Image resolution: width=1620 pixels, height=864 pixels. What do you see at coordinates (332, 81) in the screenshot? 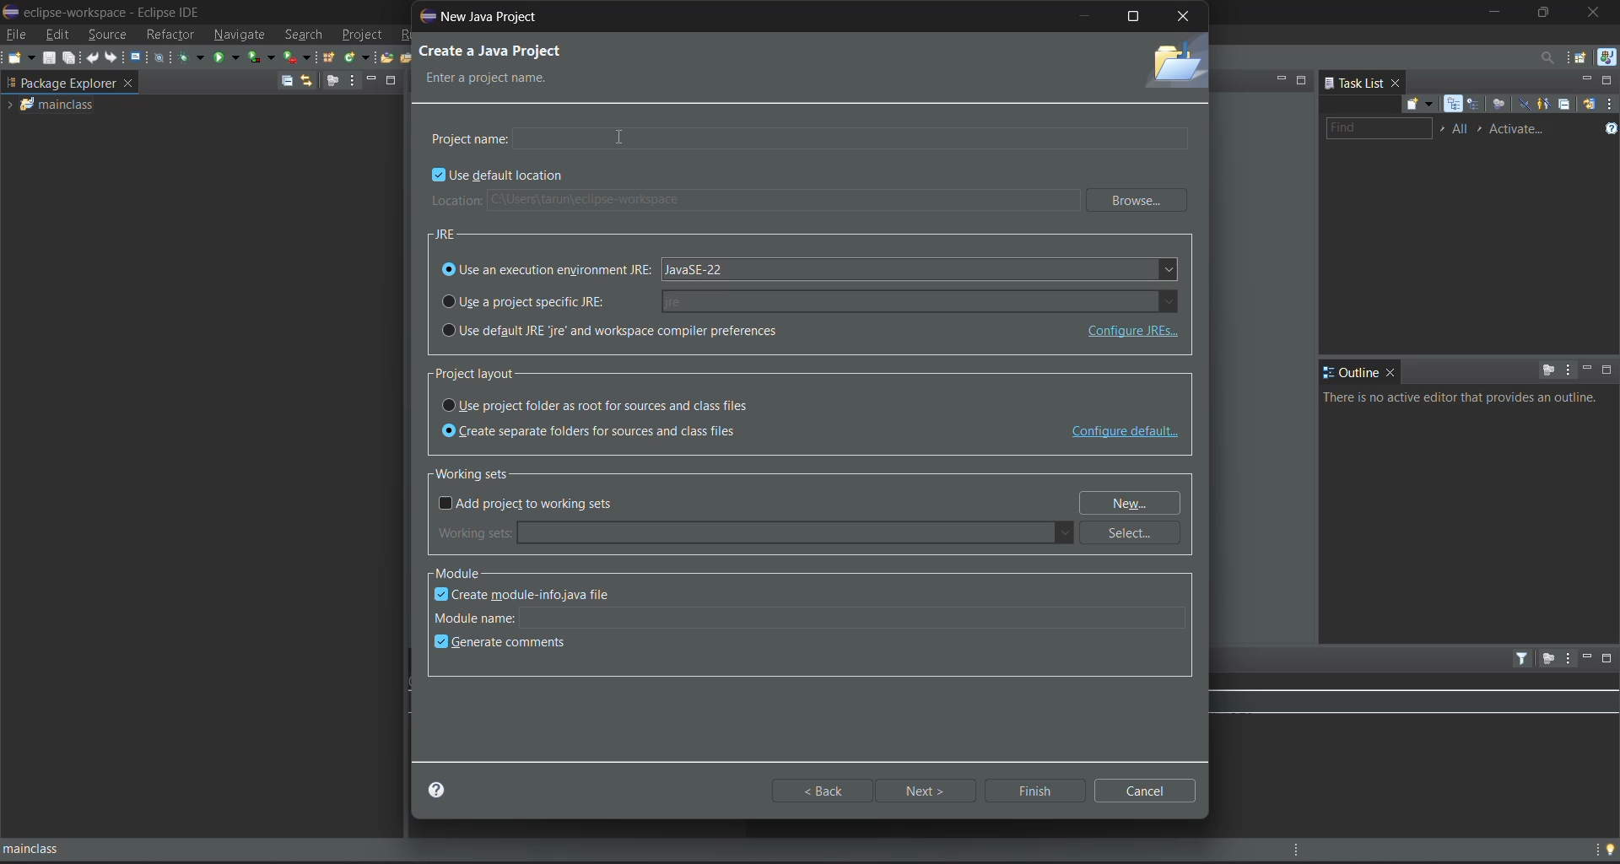
I see `focus on active tasks ` at bounding box center [332, 81].